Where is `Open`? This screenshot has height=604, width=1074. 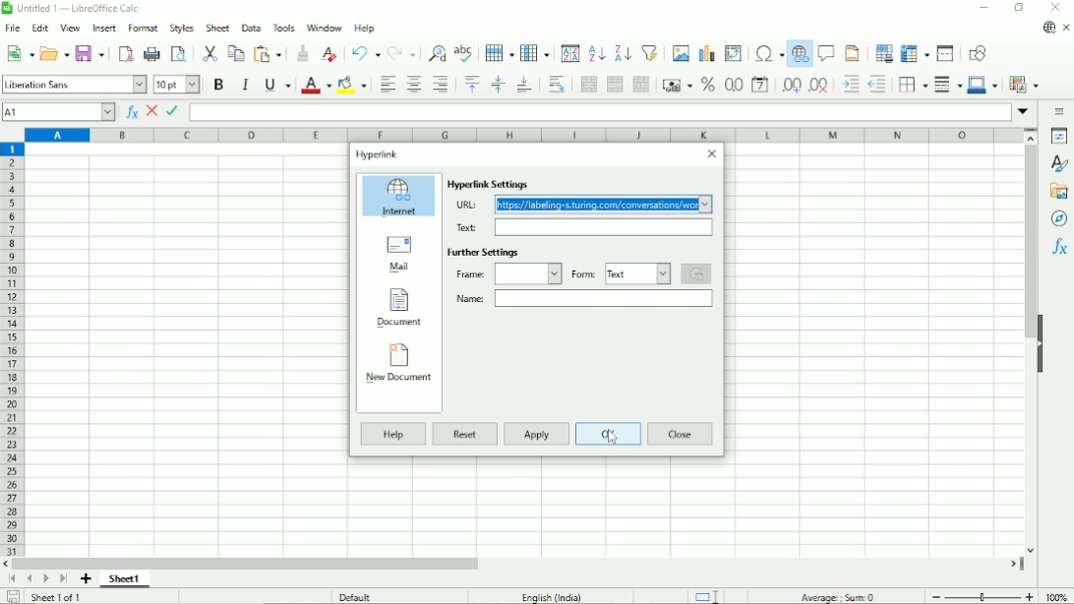 Open is located at coordinates (54, 52).